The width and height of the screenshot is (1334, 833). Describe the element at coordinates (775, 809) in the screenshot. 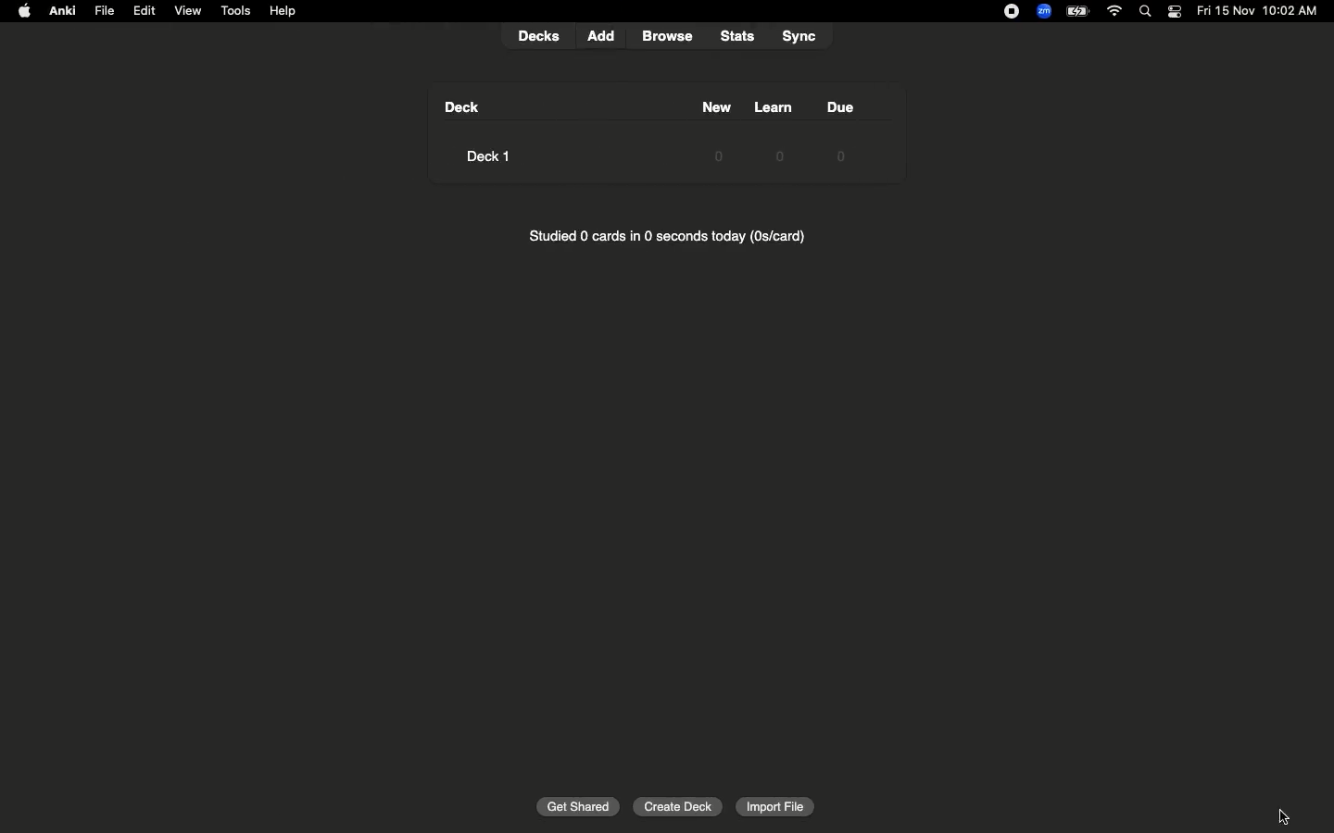

I see `Import File` at that location.